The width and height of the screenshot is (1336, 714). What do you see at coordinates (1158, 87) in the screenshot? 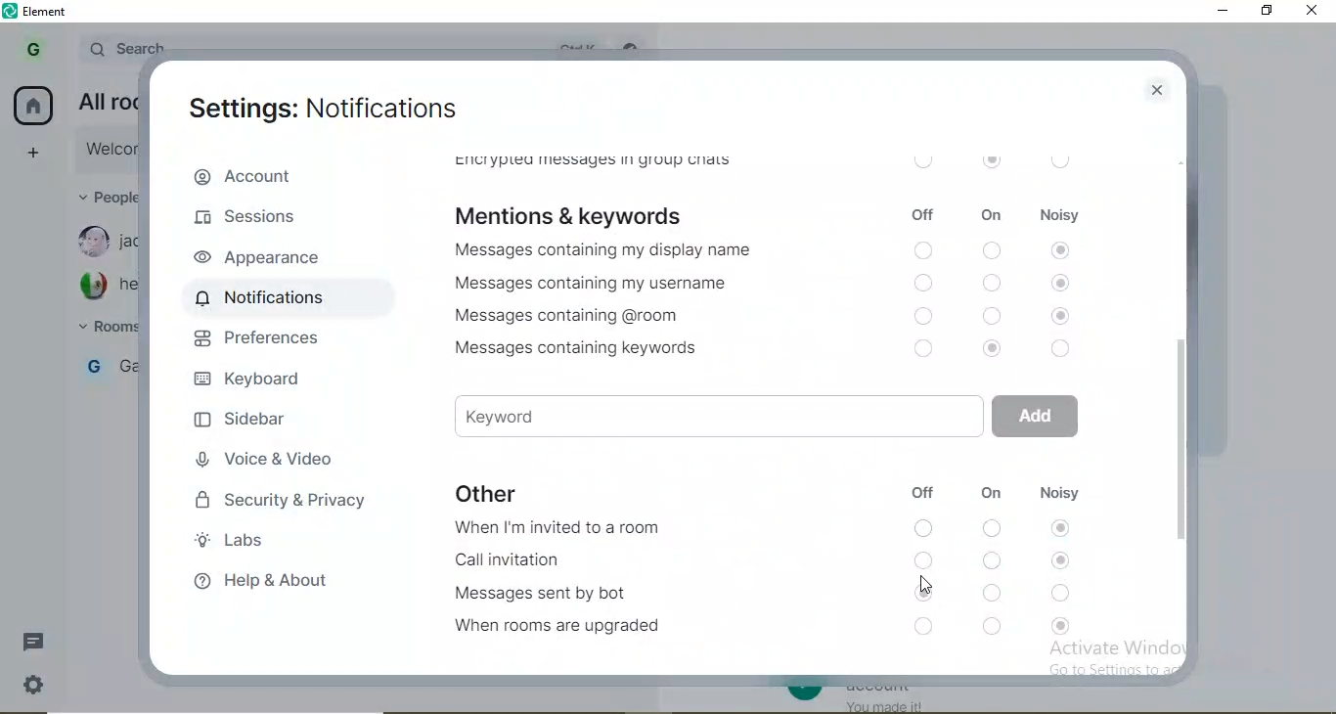
I see `close` at bounding box center [1158, 87].